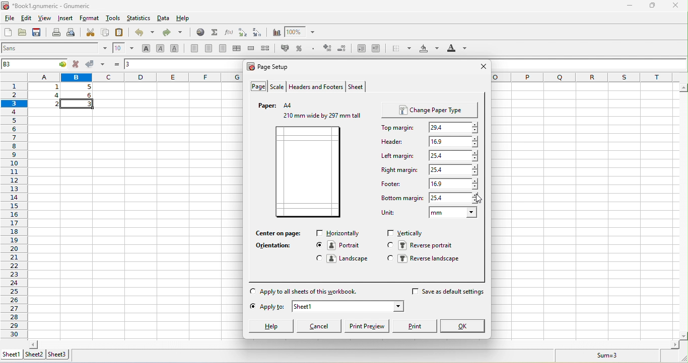 This screenshot has width=688, height=363. I want to click on bottom mergine, so click(401, 200).